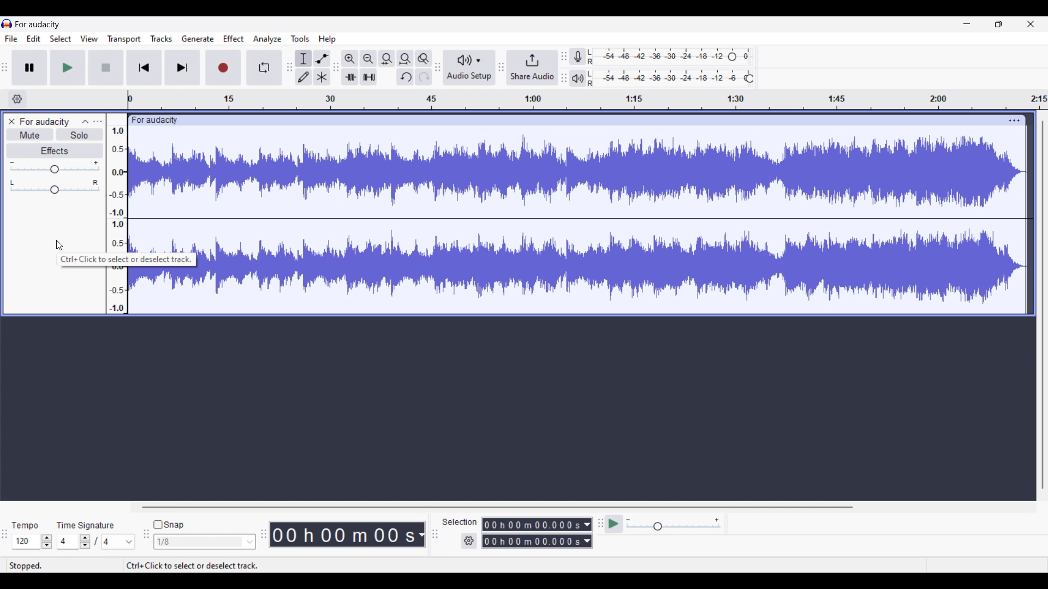 The height and width of the screenshot is (589, 1048). I want to click on Scale to measure length of track, so click(587, 100).